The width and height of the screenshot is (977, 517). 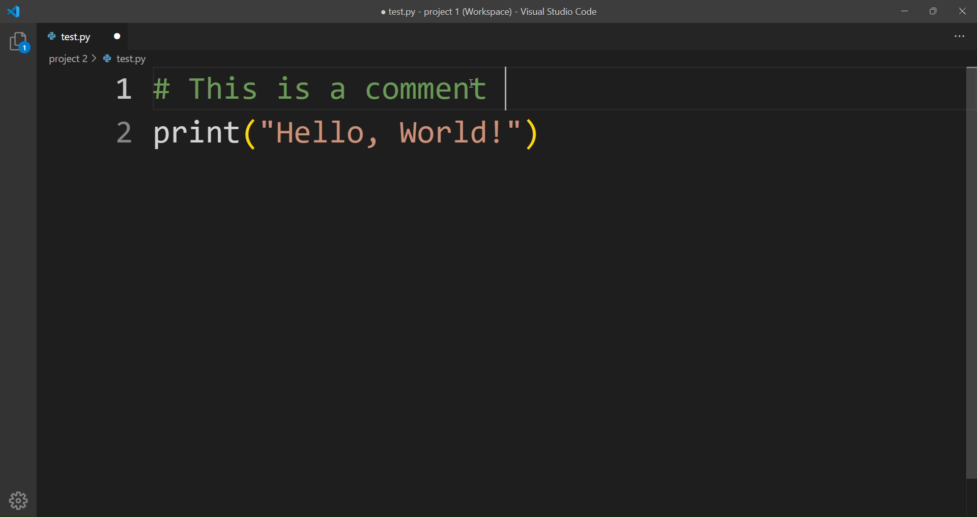 I want to click on logo, so click(x=18, y=12).